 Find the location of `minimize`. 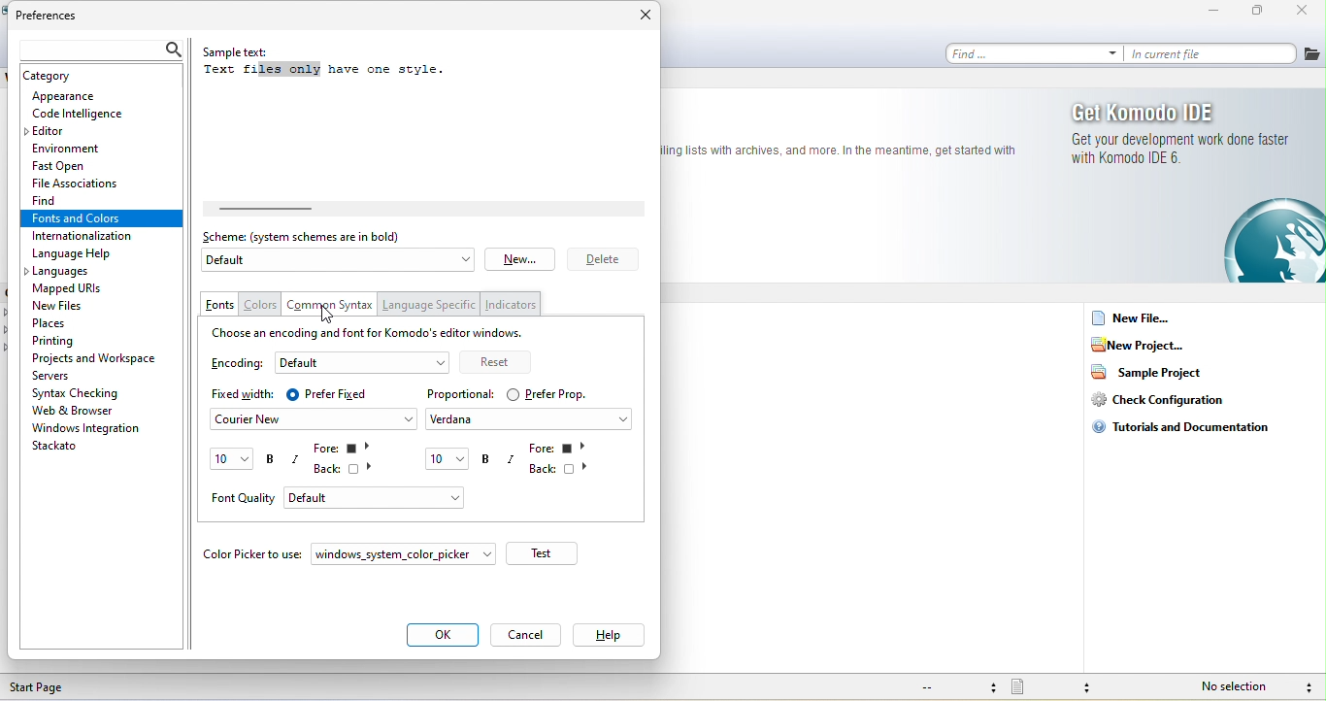

minimize is located at coordinates (1199, 11).